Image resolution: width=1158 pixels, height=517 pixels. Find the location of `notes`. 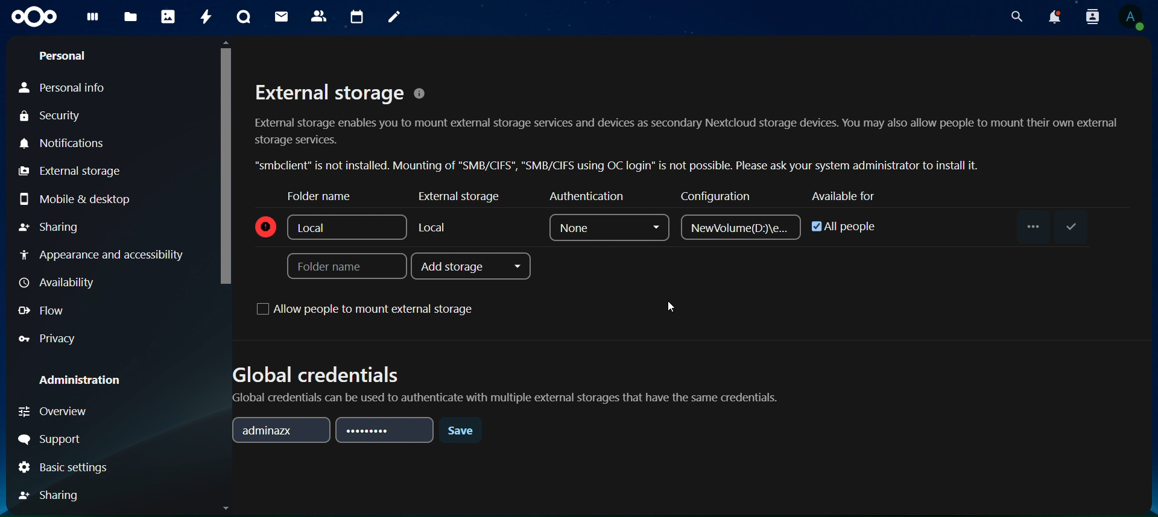

notes is located at coordinates (393, 17).